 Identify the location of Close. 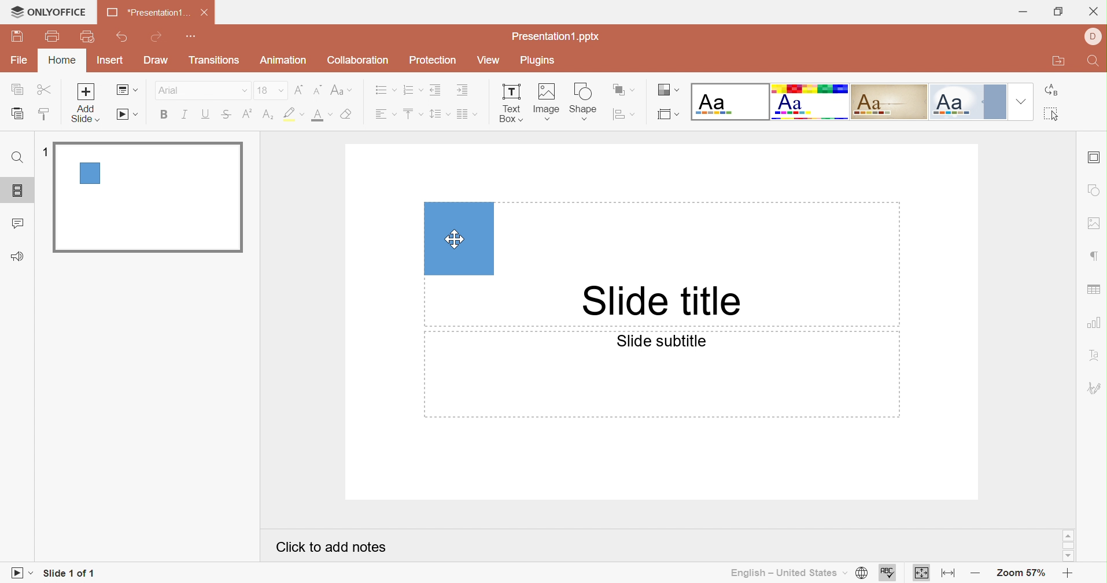
(1094, 13).